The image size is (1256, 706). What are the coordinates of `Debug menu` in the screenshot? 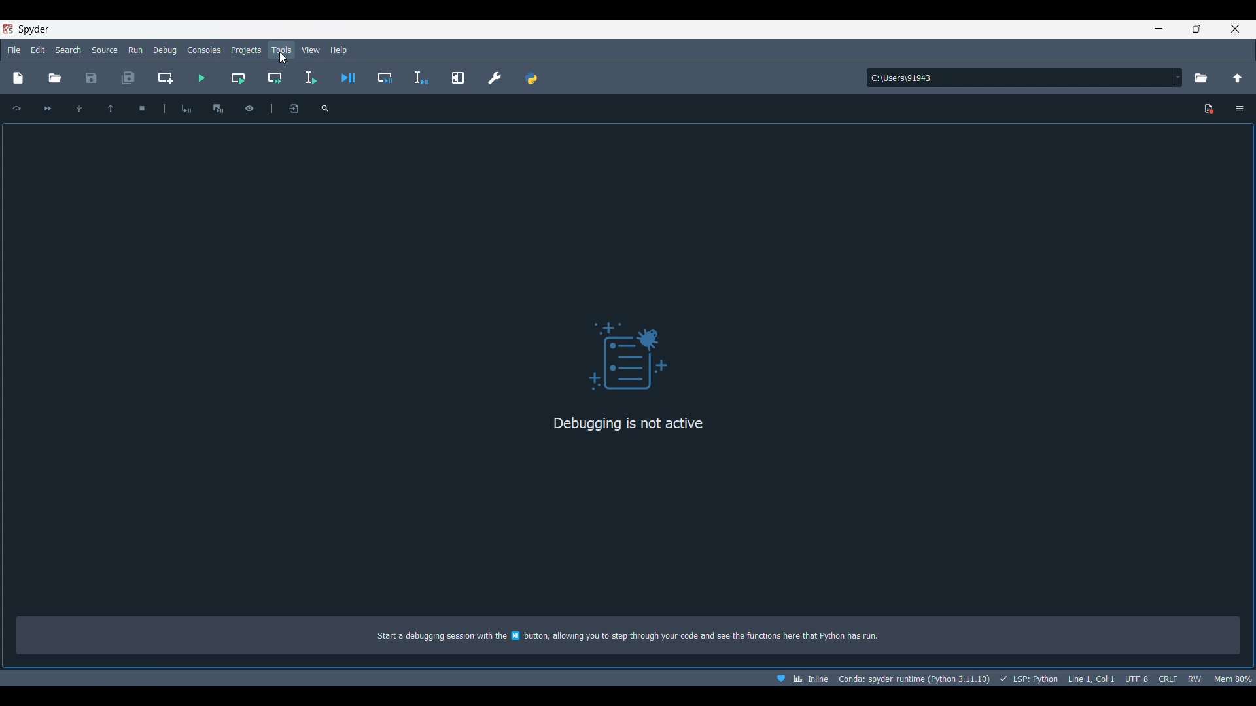 It's located at (165, 50).